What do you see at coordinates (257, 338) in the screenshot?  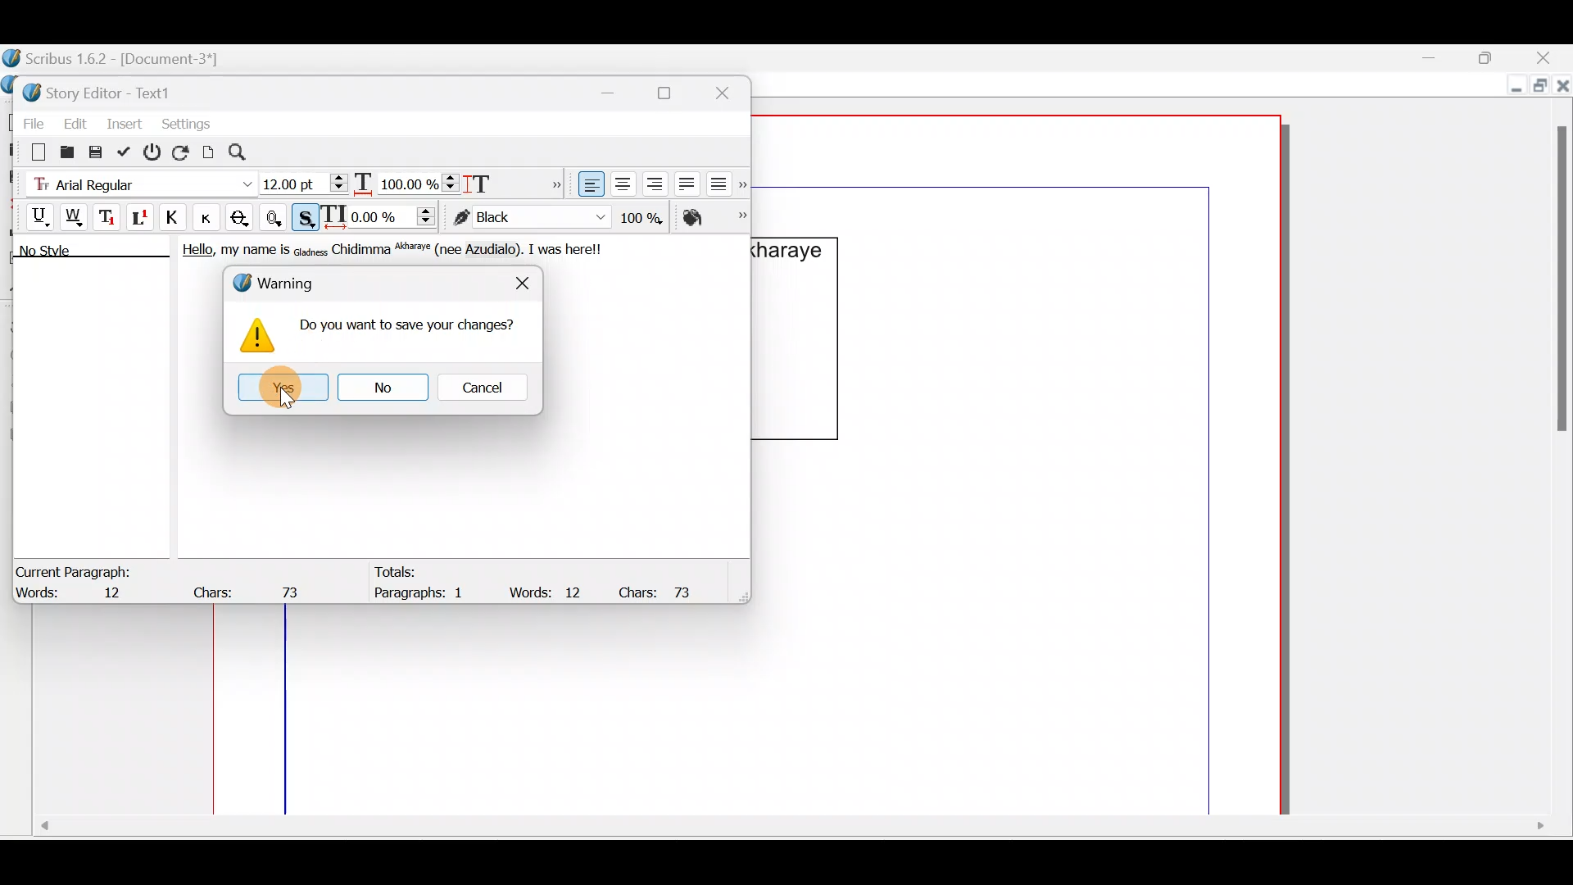 I see `Warning icon` at bounding box center [257, 338].